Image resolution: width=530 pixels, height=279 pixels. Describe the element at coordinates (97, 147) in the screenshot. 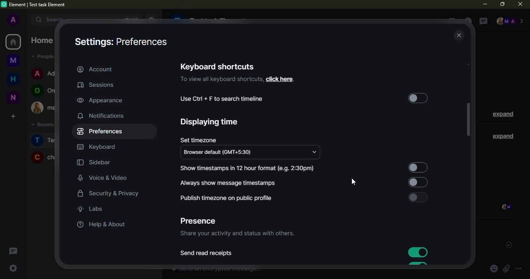

I see `keyboard` at that location.